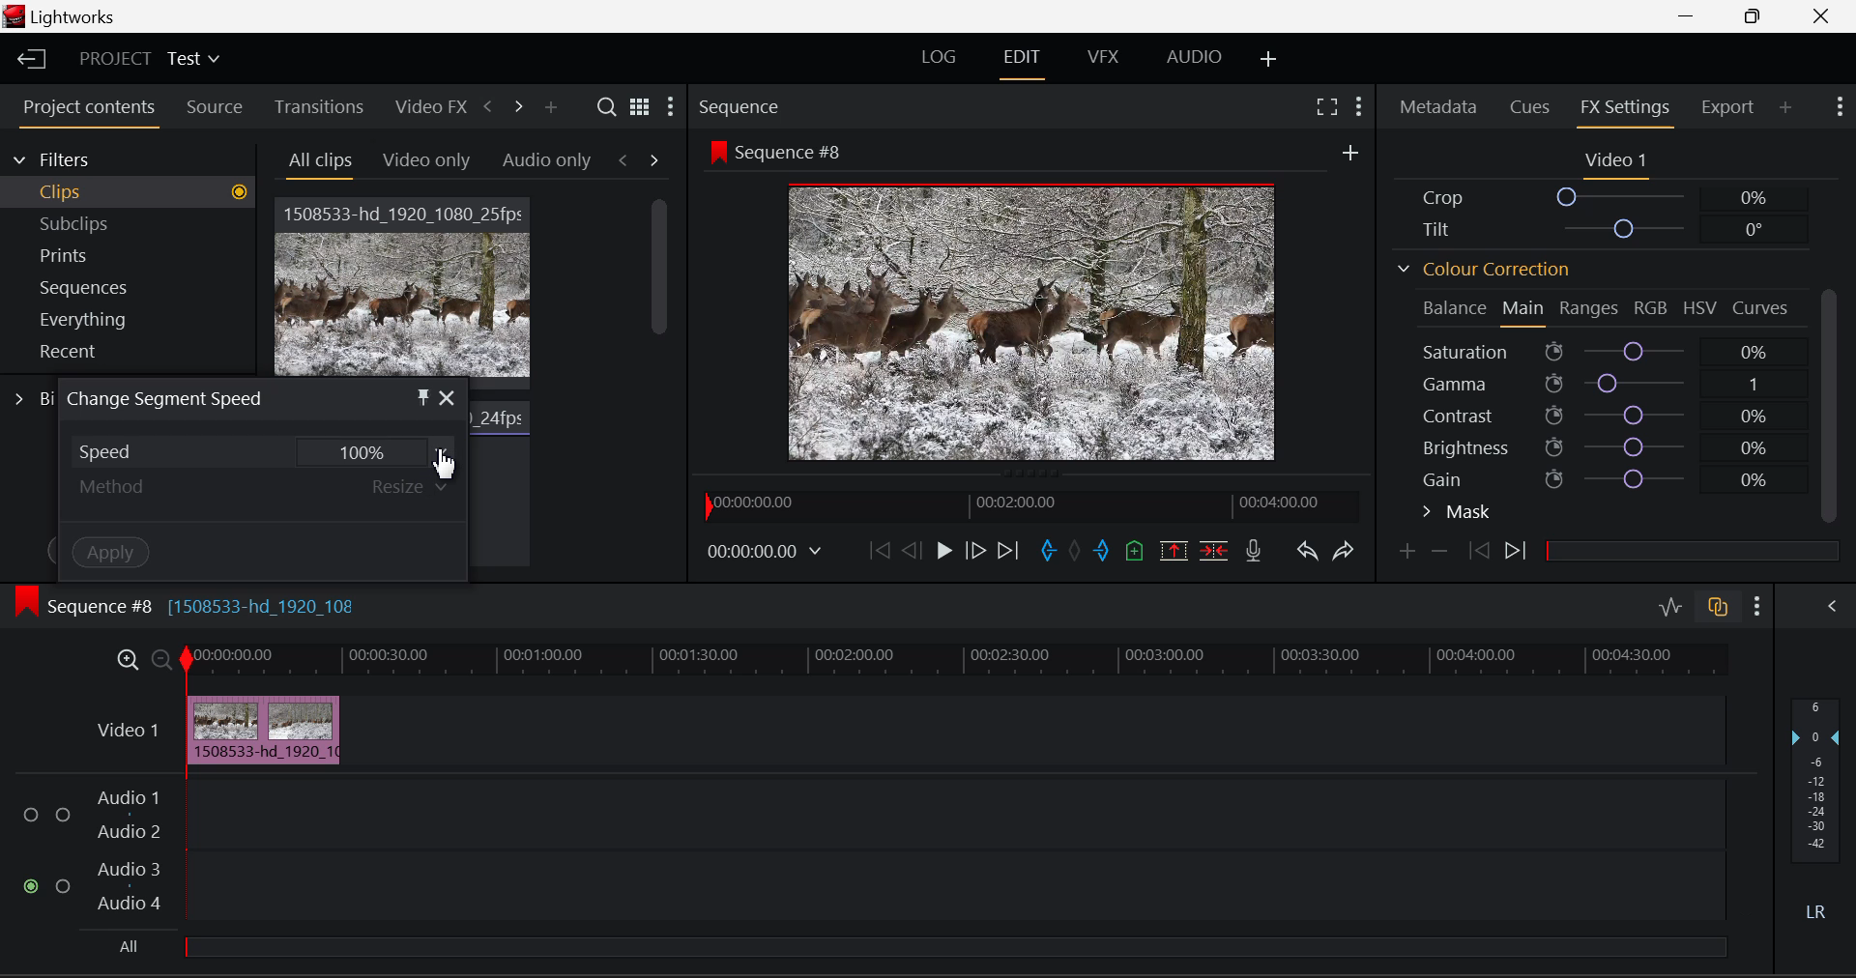 This screenshot has width=1856, height=978. Describe the element at coordinates (1819, 779) in the screenshot. I see `Decibel Level` at that location.